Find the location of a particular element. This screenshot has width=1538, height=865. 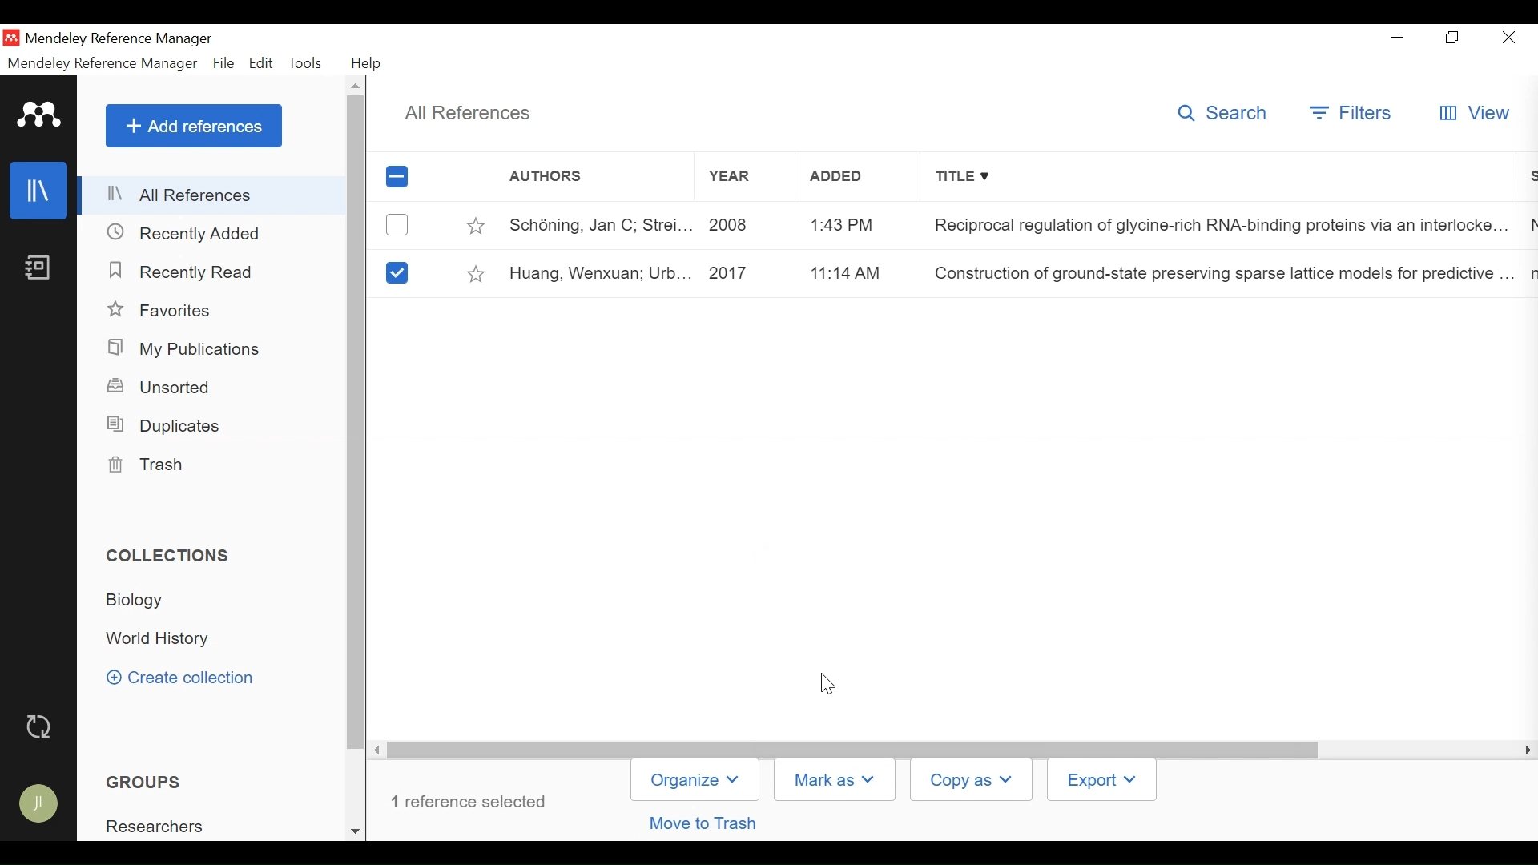

Scroll Right is located at coordinates (1525, 751).